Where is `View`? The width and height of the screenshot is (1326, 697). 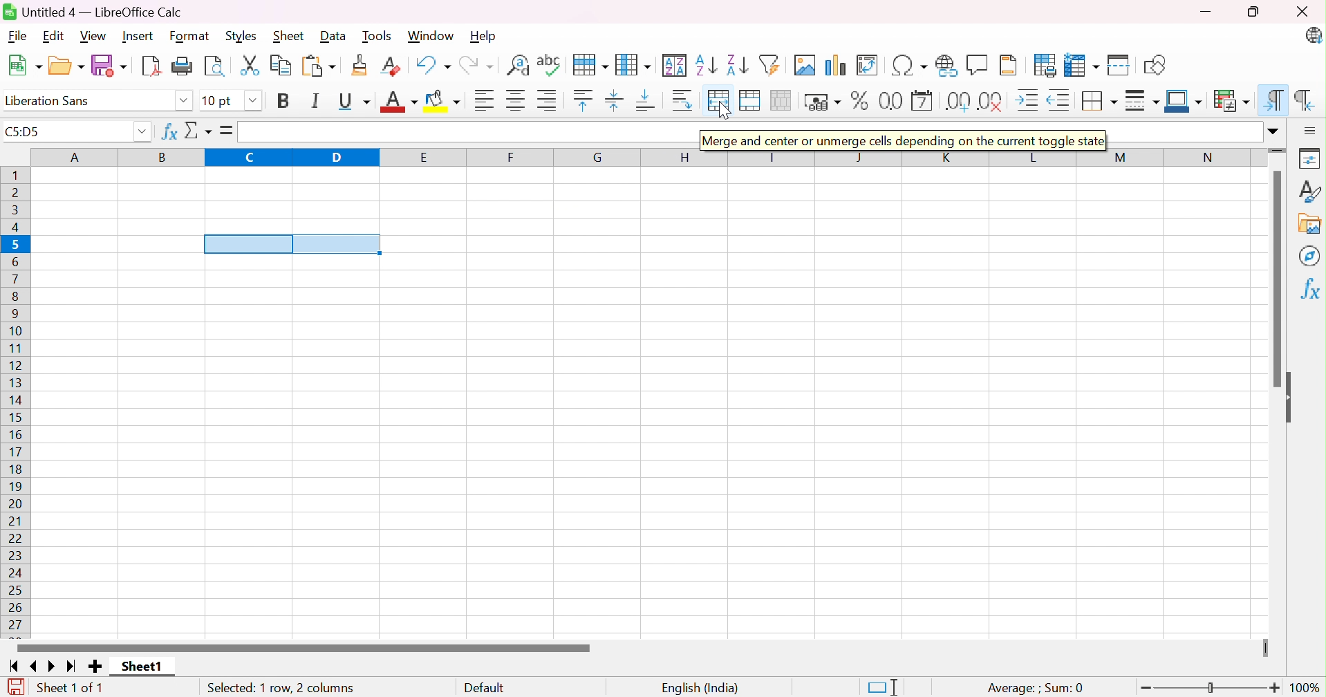
View is located at coordinates (97, 36).